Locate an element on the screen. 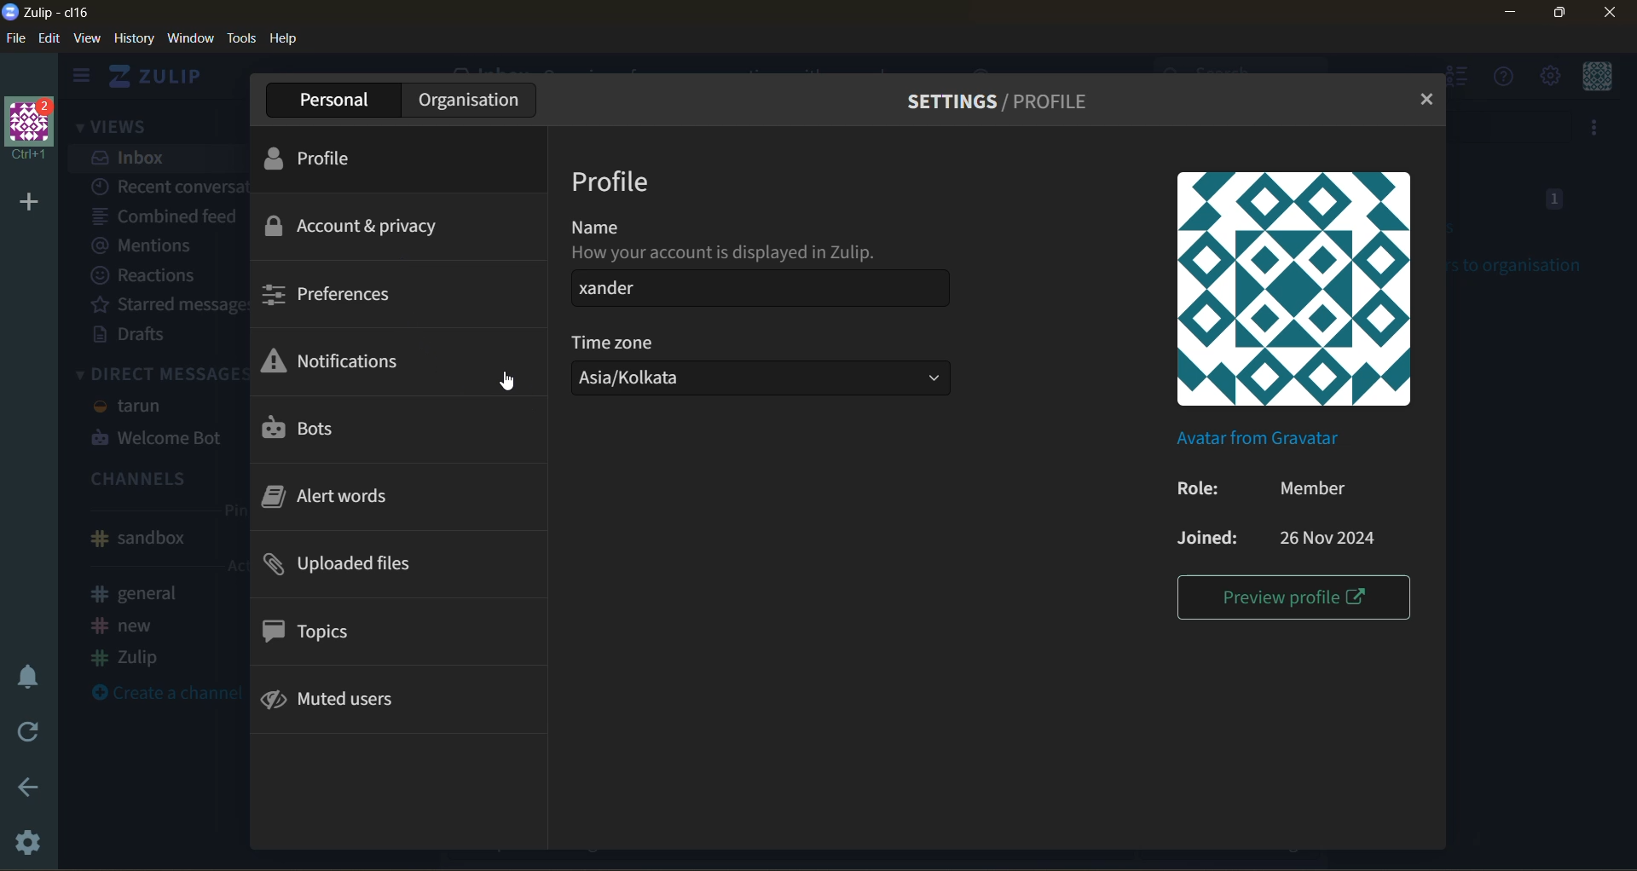 Image resolution: width=1637 pixels, height=871 pixels. file is located at coordinates (16, 39).